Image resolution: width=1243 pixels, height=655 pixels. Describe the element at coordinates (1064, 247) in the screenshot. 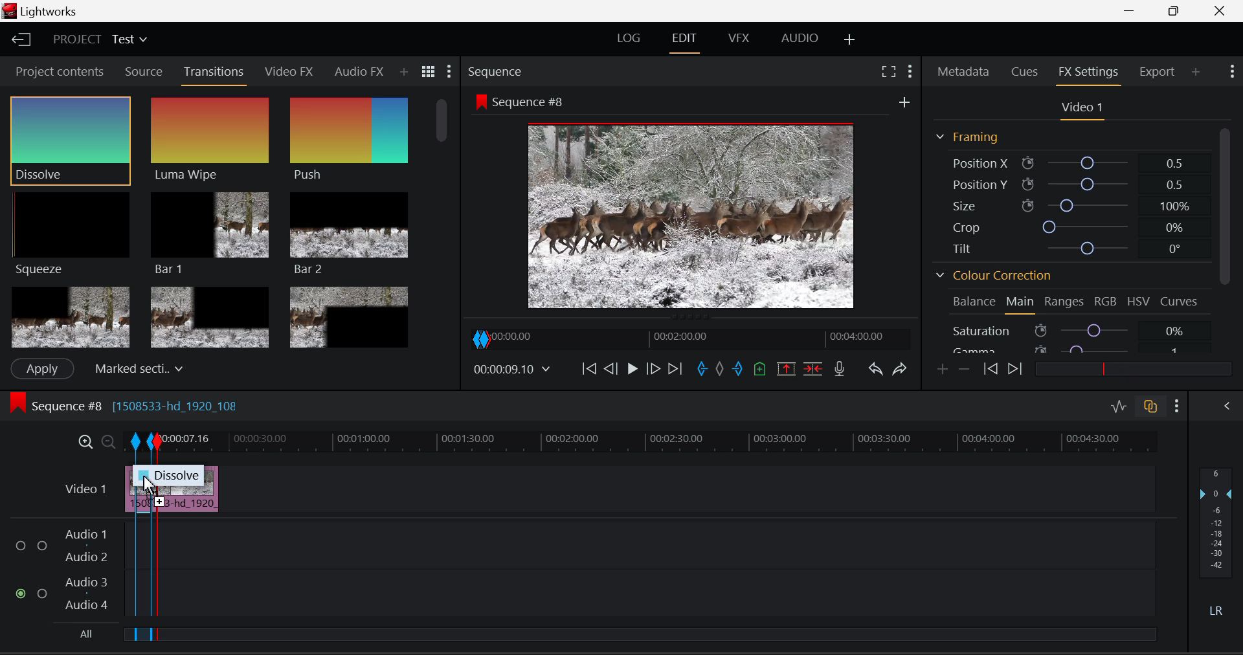

I see `Tilt` at that location.